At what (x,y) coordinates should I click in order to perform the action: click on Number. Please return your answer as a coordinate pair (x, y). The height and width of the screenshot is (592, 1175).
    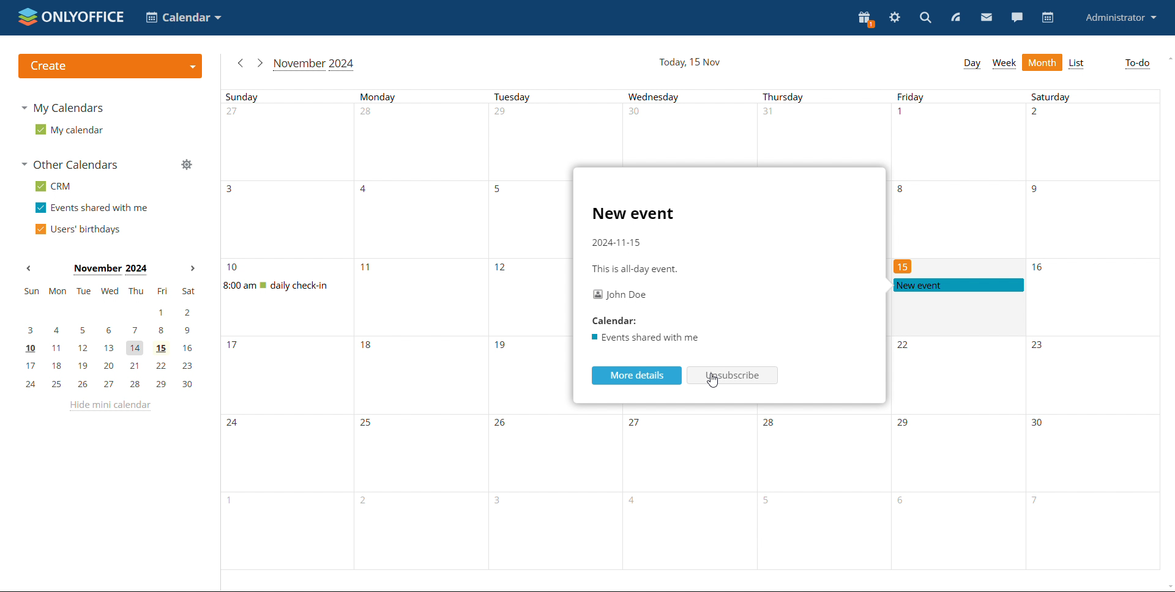
    Looking at the image, I should click on (1040, 267).